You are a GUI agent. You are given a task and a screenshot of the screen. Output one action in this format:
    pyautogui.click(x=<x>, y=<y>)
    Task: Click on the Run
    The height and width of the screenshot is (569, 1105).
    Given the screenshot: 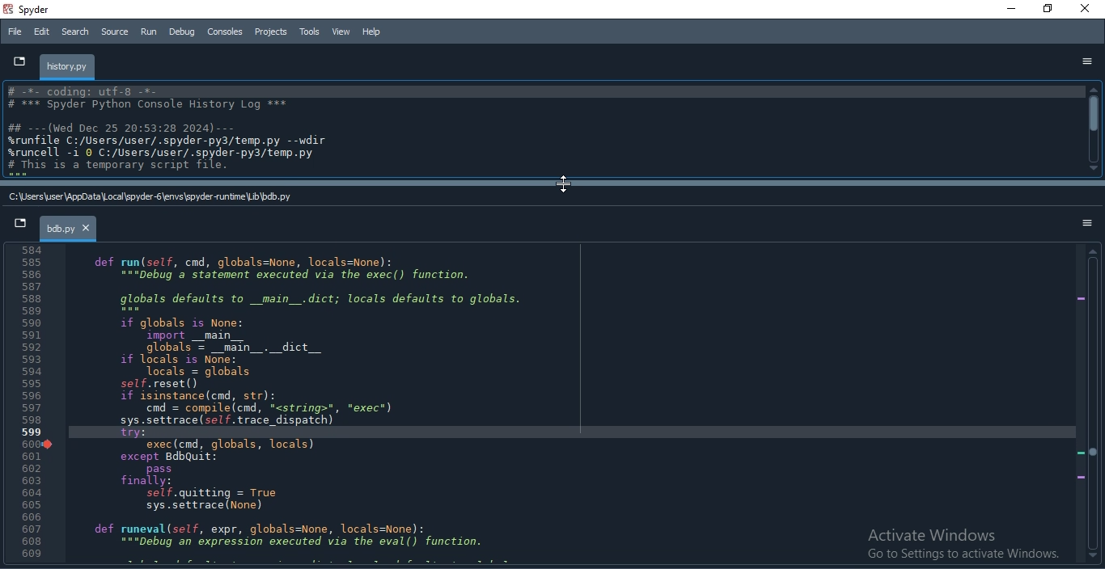 What is the action you would take?
    pyautogui.click(x=148, y=32)
    